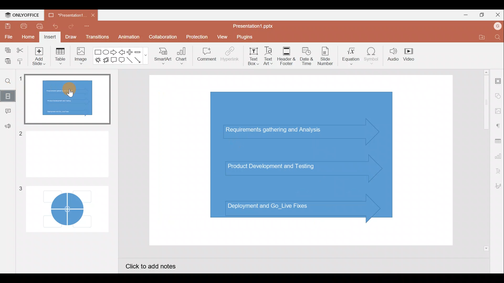 This screenshot has height=283, width=504. What do you see at coordinates (130, 52) in the screenshot?
I see `Plus` at bounding box center [130, 52].